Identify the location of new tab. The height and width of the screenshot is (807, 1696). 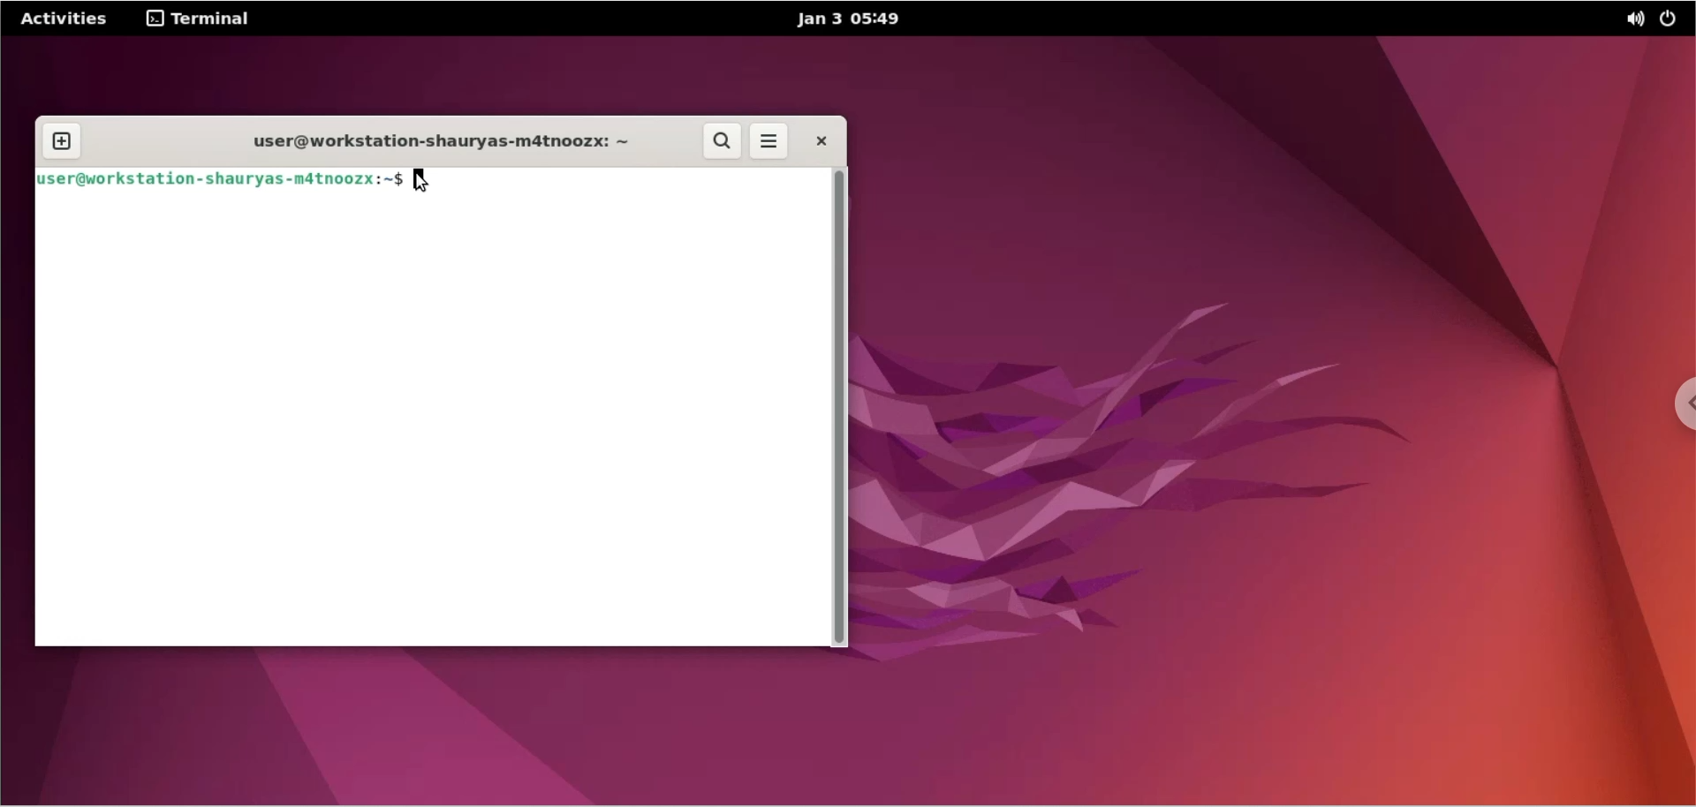
(63, 142).